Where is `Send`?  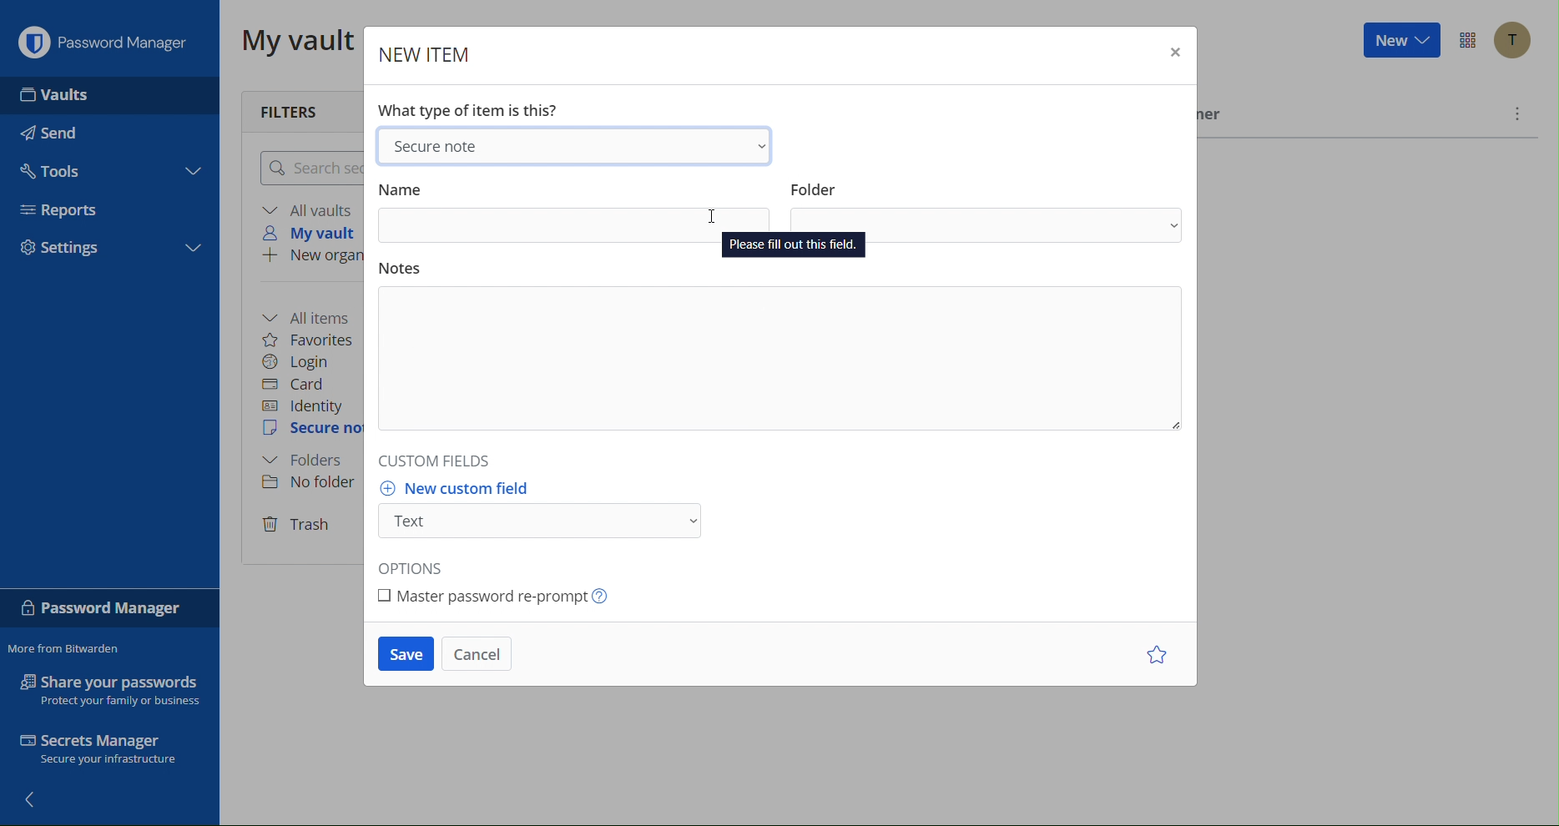 Send is located at coordinates (56, 133).